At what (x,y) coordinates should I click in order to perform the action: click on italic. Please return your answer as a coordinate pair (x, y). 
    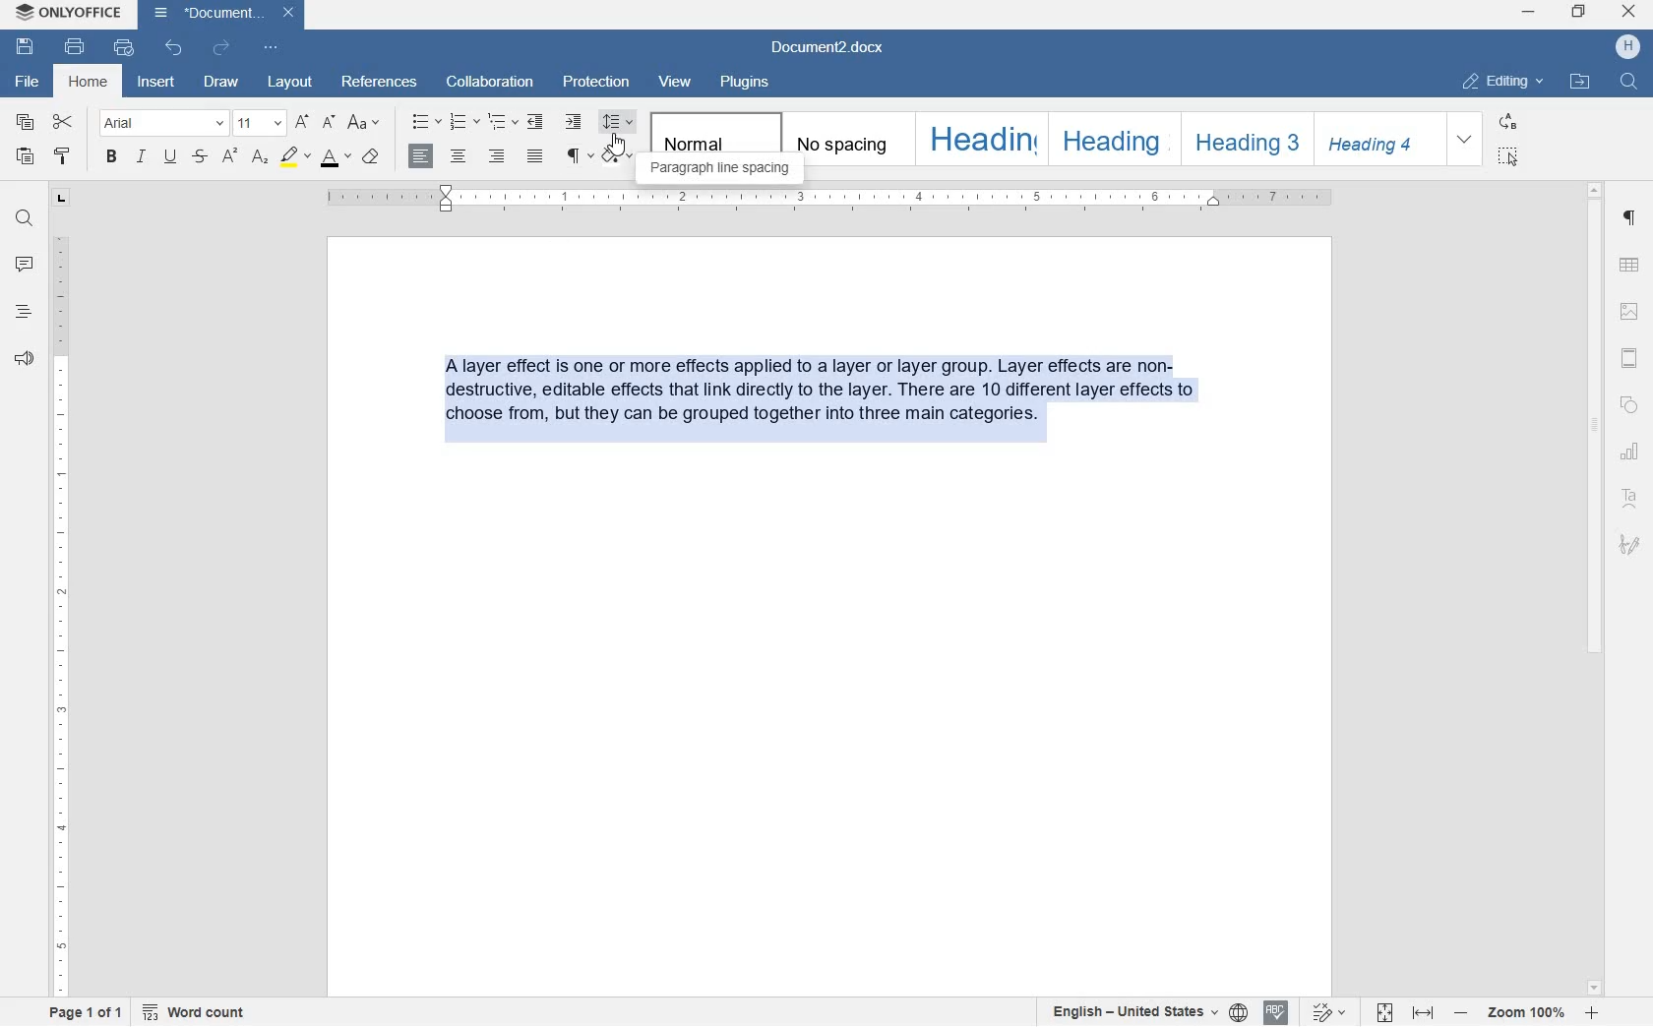
    Looking at the image, I should click on (142, 157).